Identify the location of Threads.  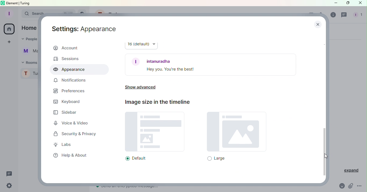
(9, 173).